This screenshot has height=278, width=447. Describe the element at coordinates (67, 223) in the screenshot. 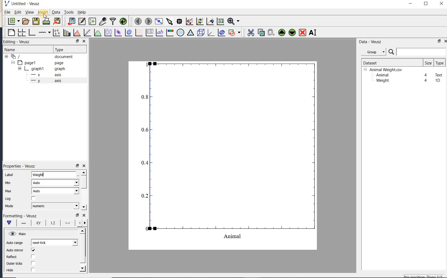

I see `major ticks` at that location.